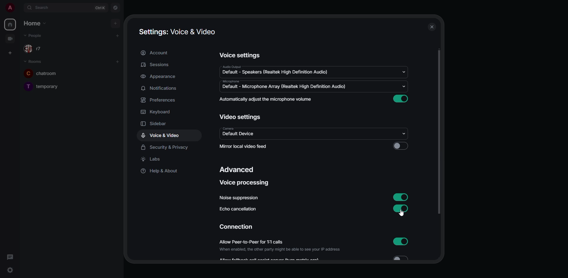 The width and height of the screenshot is (568, 278). Describe the element at coordinates (238, 210) in the screenshot. I see `echo cancellation` at that location.